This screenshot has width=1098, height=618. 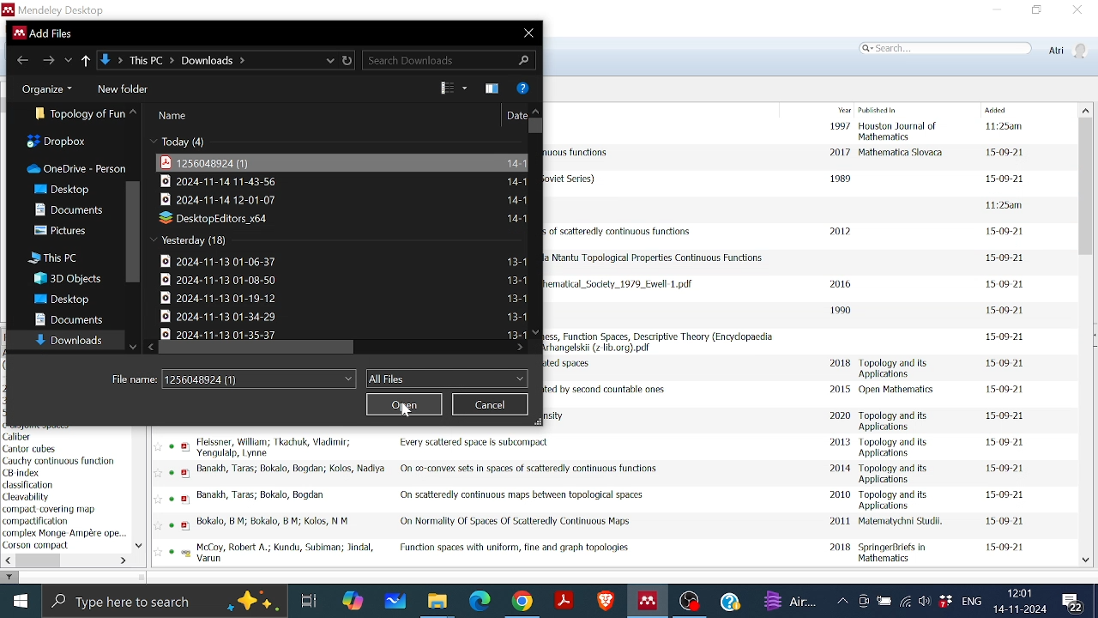 What do you see at coordinates (220, 316) in the screenshot?
I see `File` at bounding box center [220, 316].